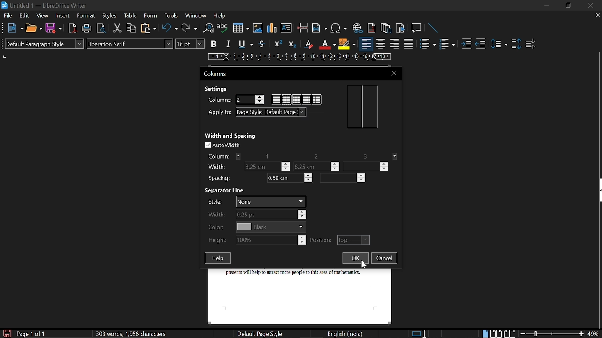 Image resolution: width=602 pixels, height=338 pixels. What do you see at coordinates (387, 29) in the screenshot?
I see `Insert footnote` at bounding box center [387, 29].